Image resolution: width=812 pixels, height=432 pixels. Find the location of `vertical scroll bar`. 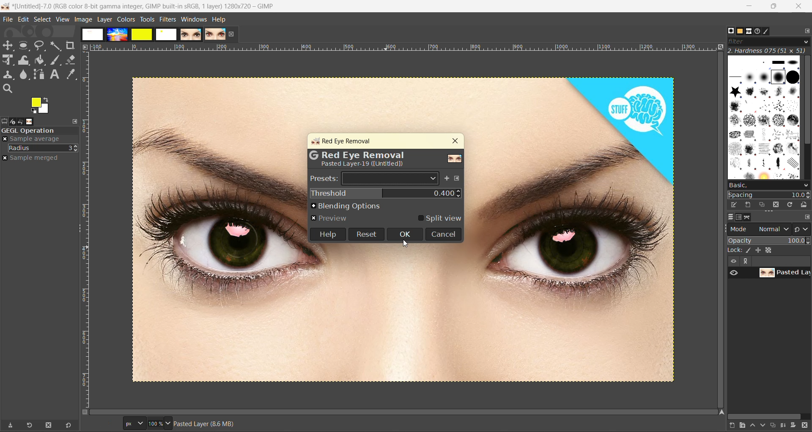

vertical scroll bar is located at coordinates (807, 104).